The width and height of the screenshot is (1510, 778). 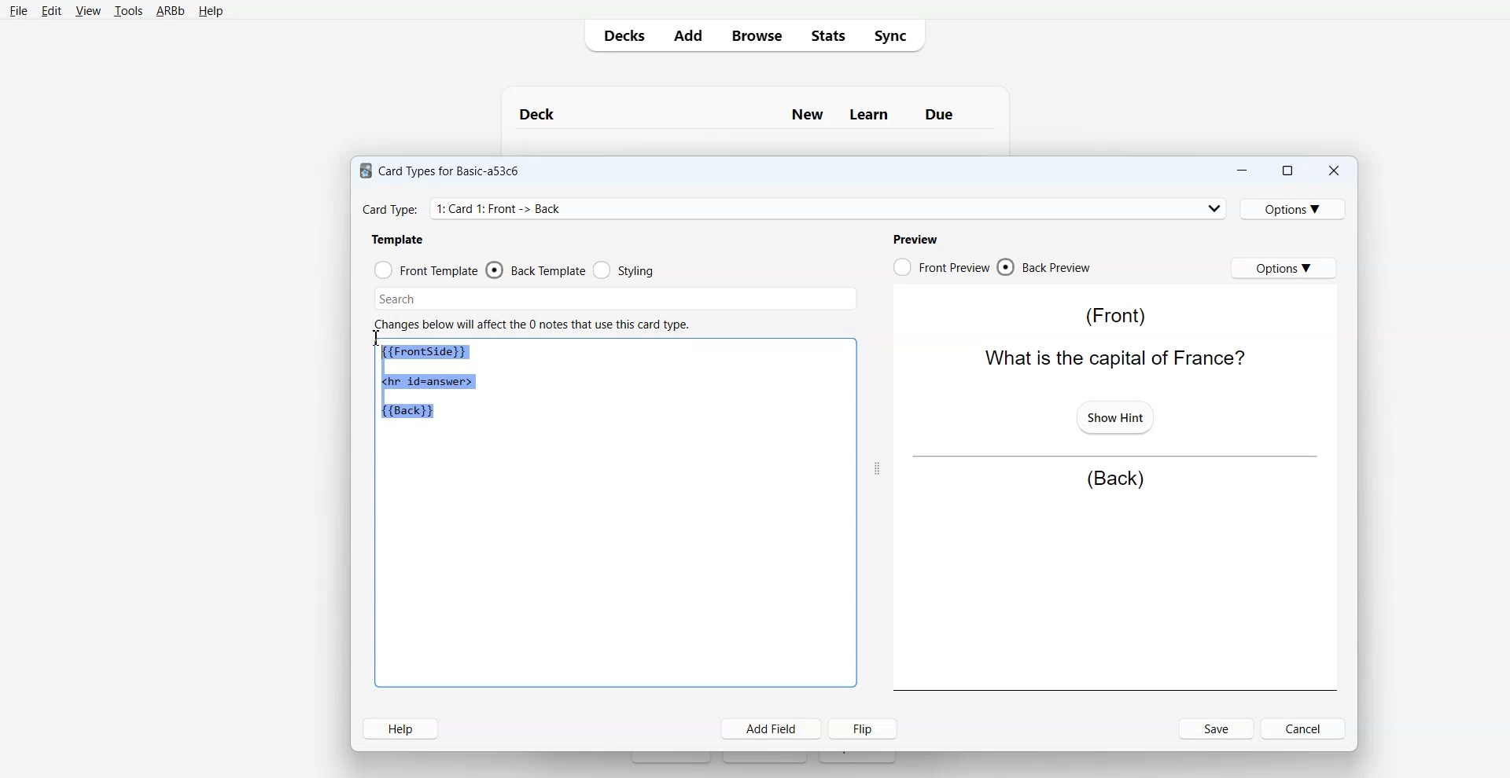 I want to click on Front Template, so click(x=426, y=270).